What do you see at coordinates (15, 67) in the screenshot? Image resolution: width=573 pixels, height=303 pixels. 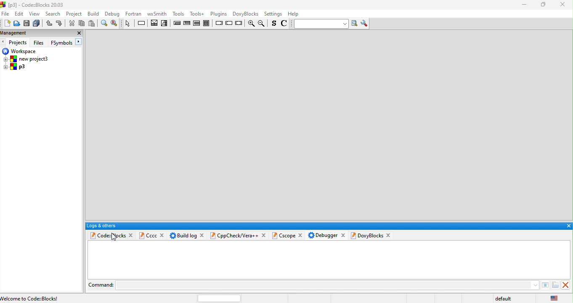 I see `p3` at bounding box center [15, 67].